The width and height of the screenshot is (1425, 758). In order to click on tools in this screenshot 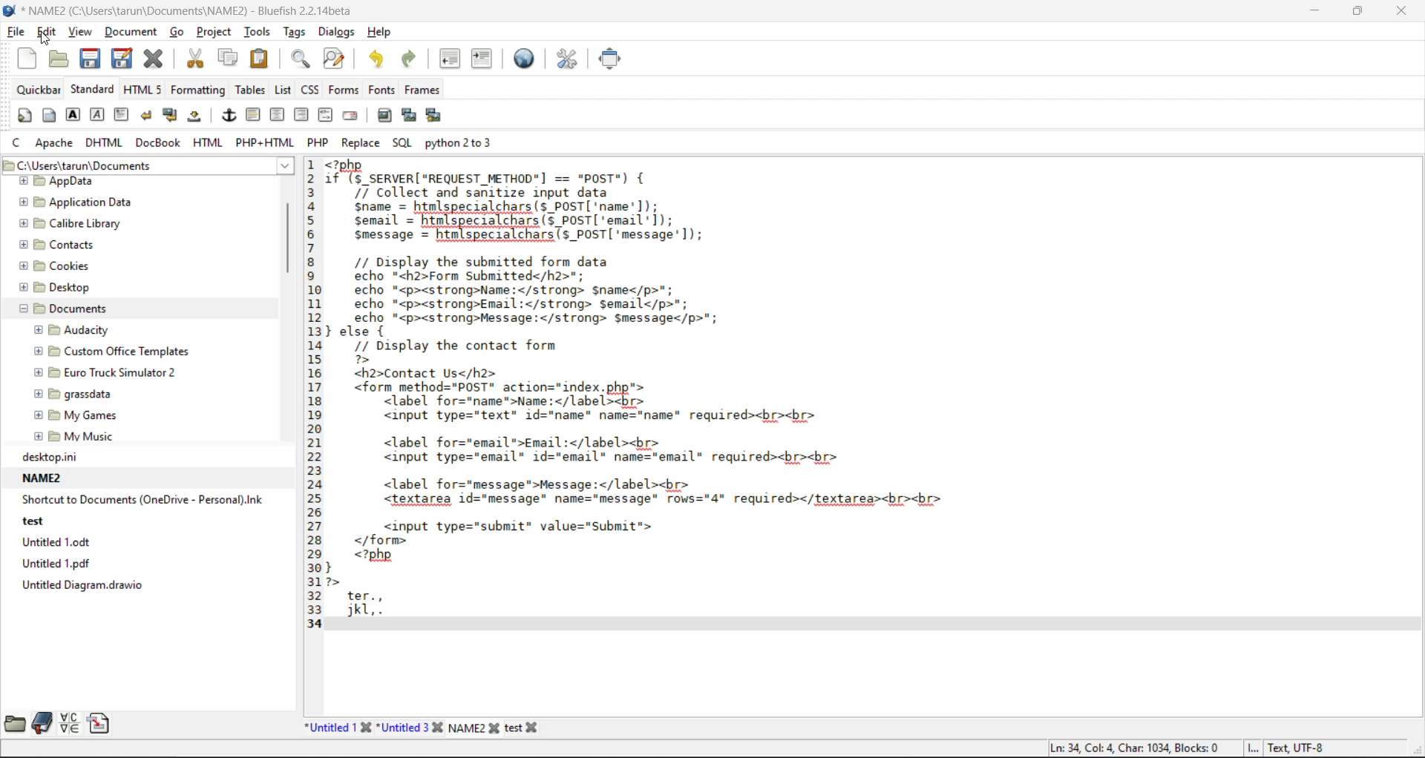, I will do `click(259, 33)`.